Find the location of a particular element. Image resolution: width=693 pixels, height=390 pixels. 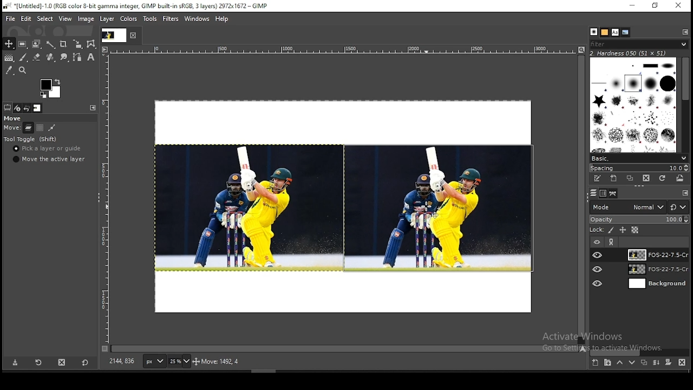

tool is located at coordinates (612, 242).